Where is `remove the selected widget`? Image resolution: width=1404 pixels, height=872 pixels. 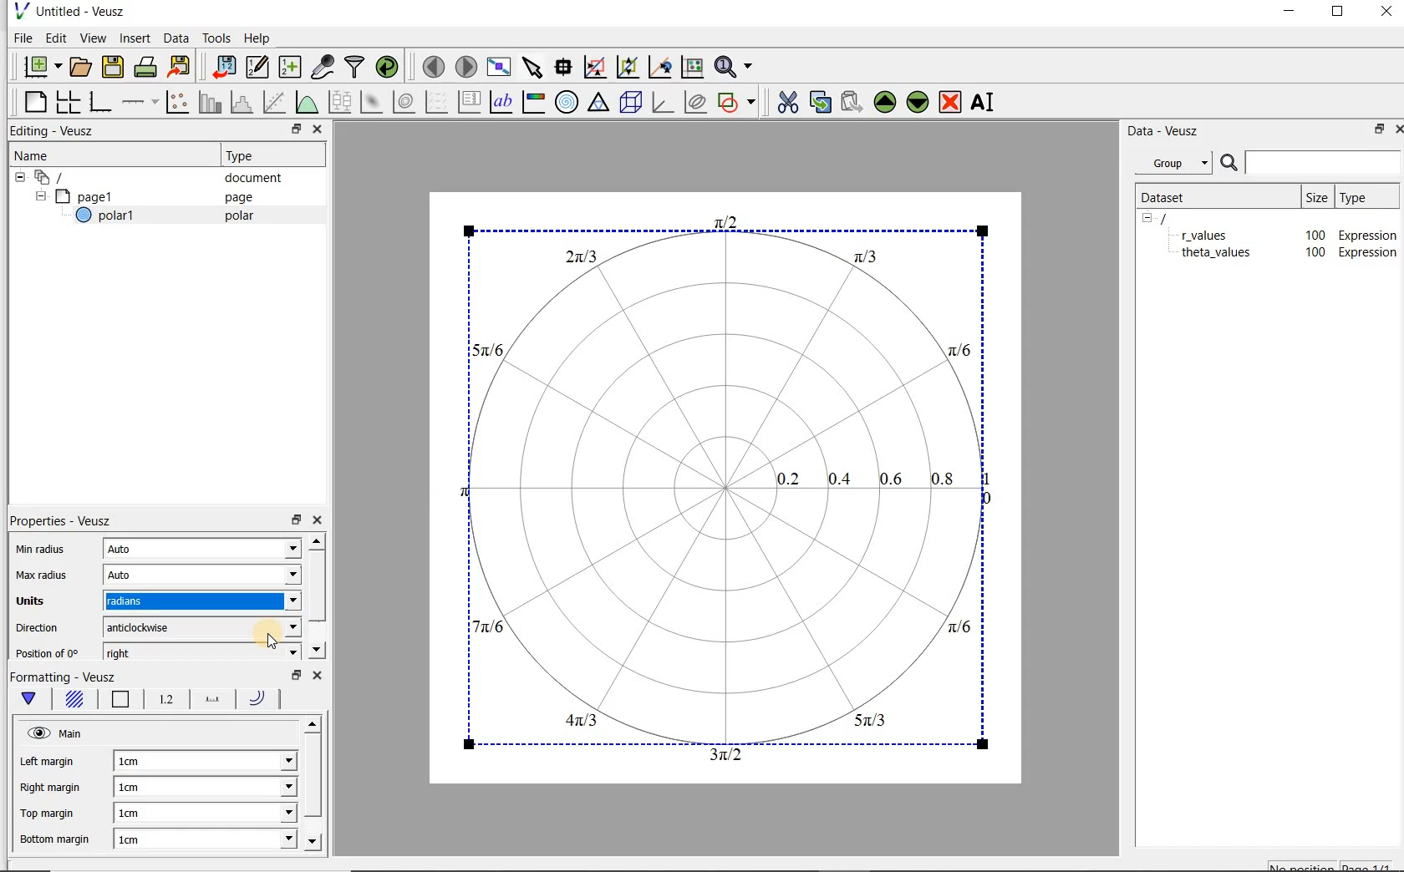
remove the selected widget is located at coordinates (951, 101).